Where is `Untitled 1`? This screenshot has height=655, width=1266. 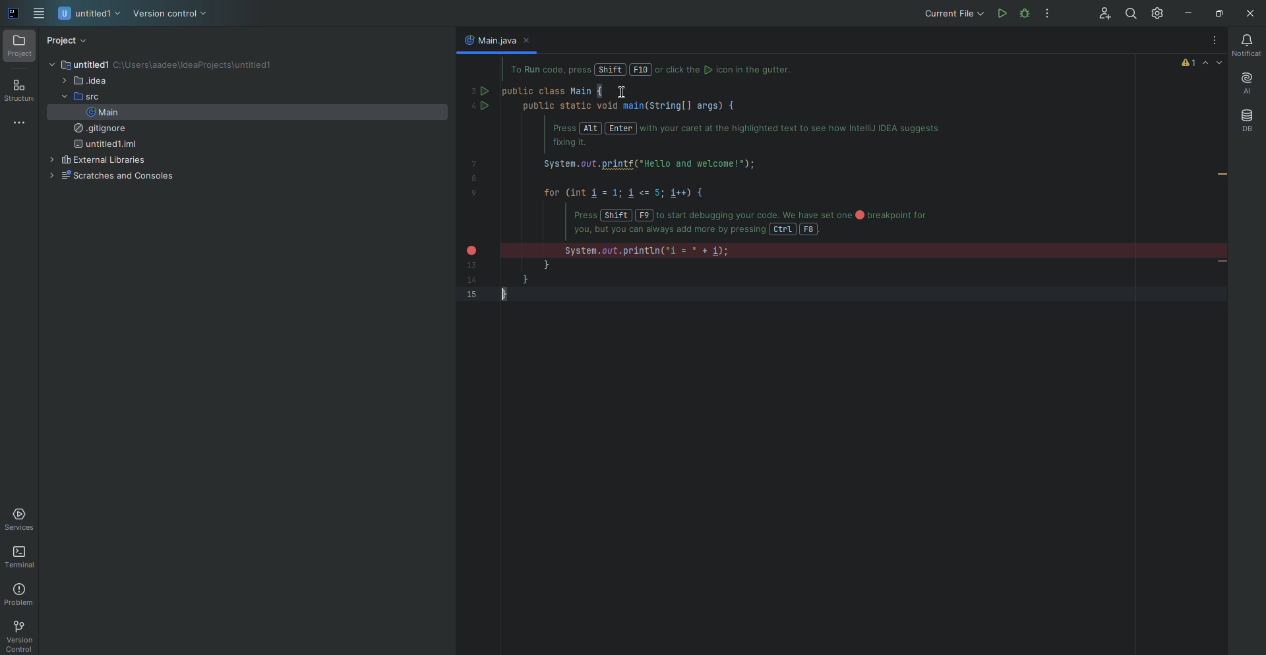 Untitled 1 is located at coordinates (78, 65).